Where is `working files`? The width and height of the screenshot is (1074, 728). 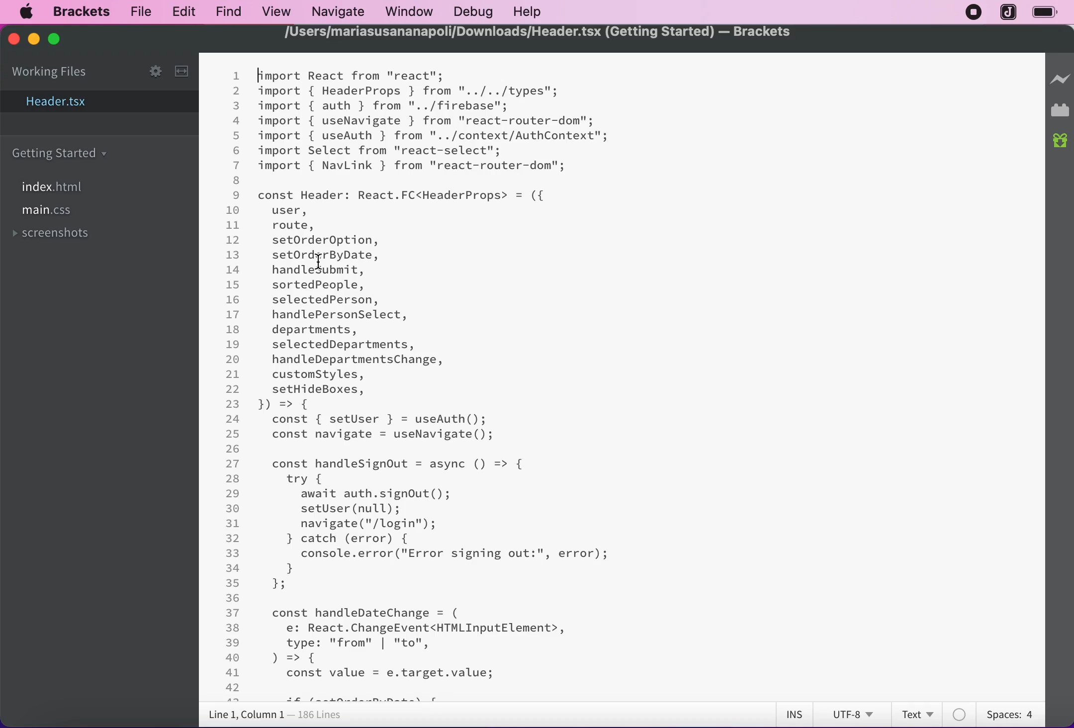
working files is located at coordinates (48, 69).